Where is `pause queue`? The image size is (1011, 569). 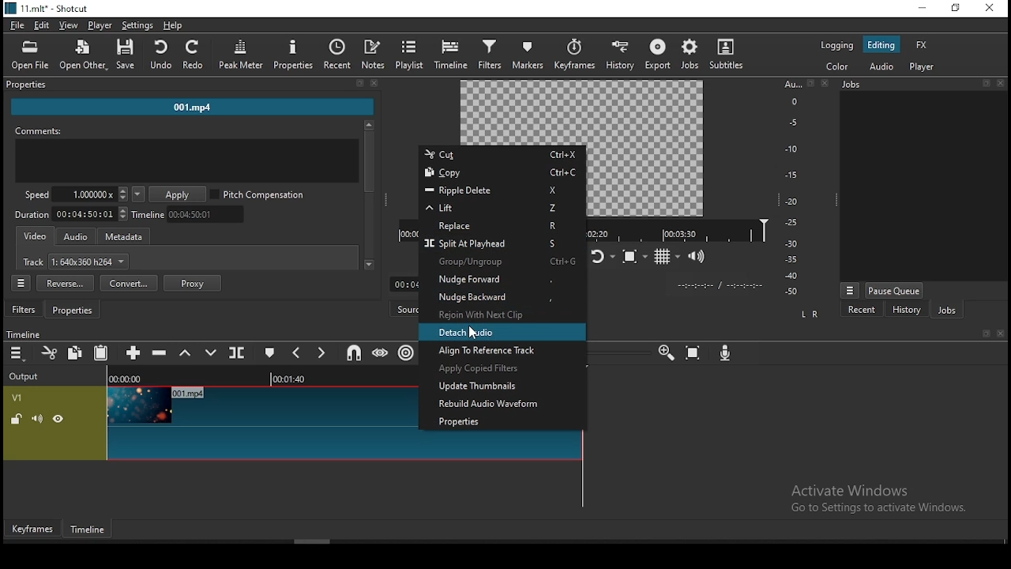 pause queue is located at coordinates (894, 291).